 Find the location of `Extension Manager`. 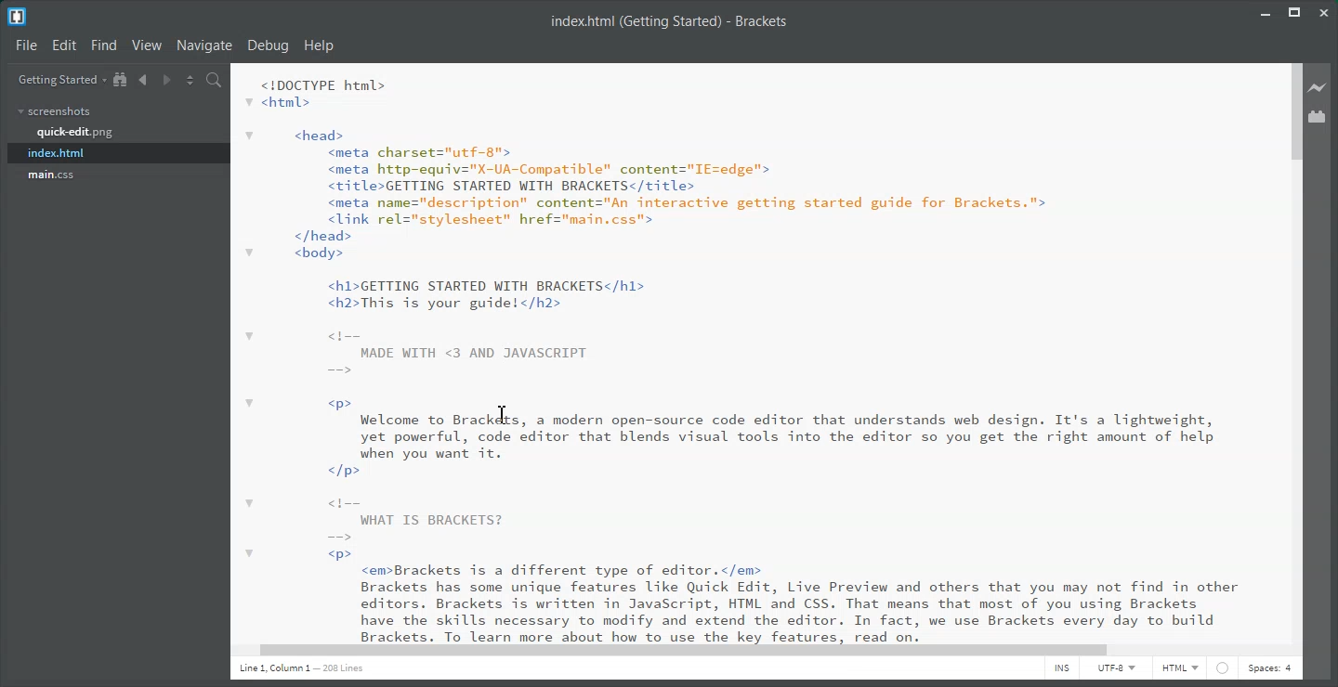

Extension Manager is located at coordinates (1323, 115).